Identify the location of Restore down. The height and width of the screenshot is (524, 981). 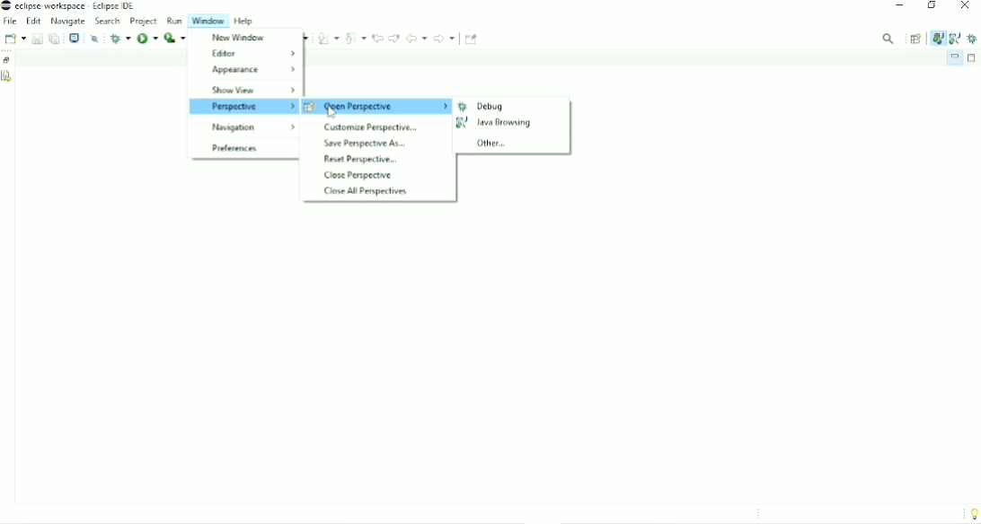
(931, 7).